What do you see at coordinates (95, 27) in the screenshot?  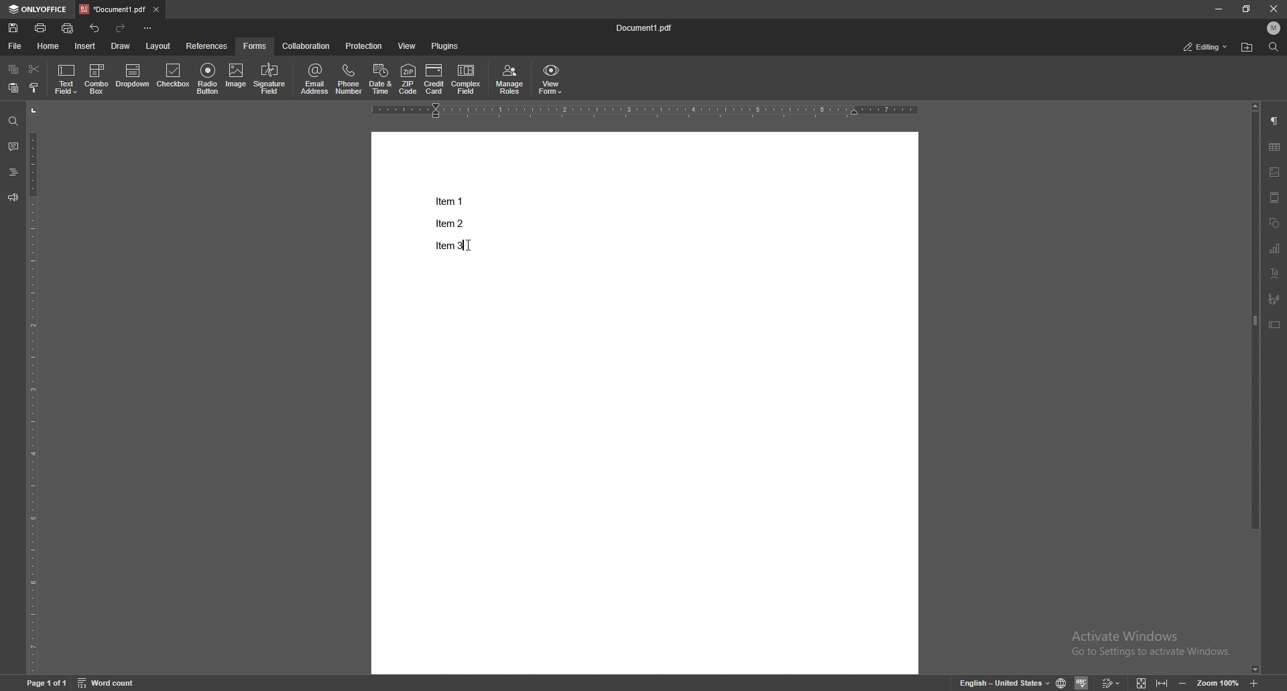 I see `undo` at bounding box center [95, 27].